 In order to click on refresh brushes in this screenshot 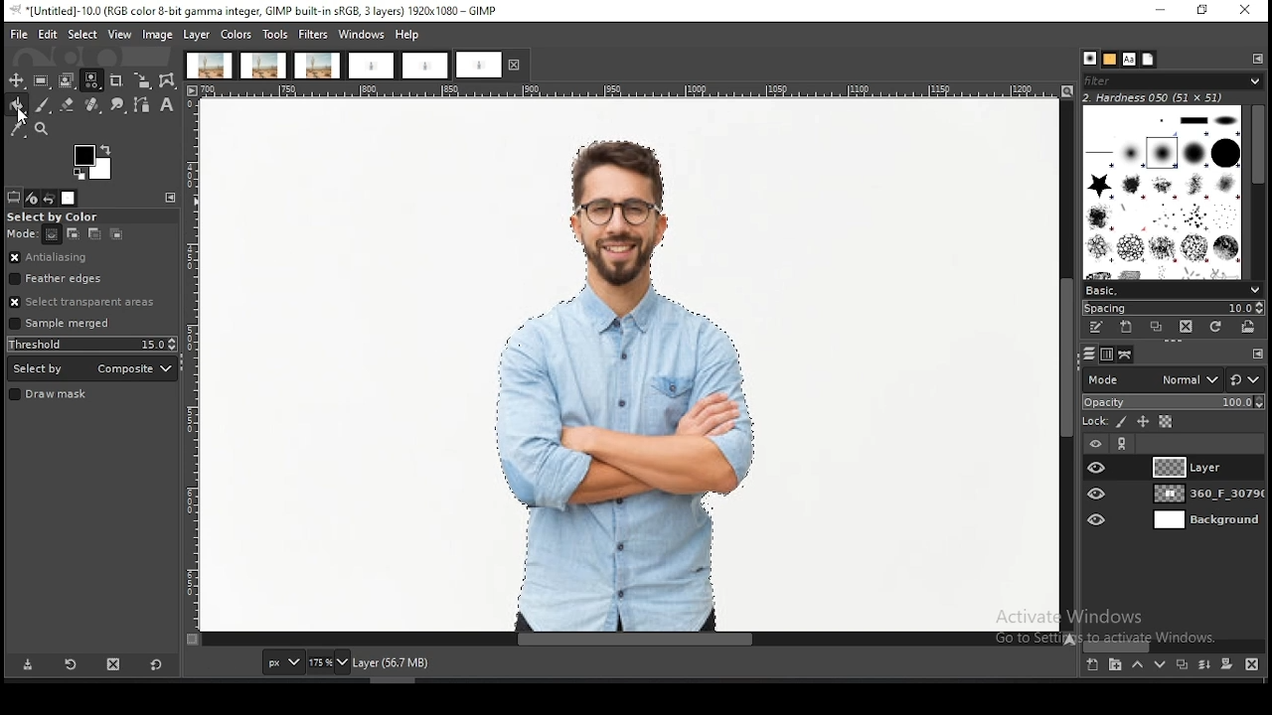, I will do `click(1213, 328)`.